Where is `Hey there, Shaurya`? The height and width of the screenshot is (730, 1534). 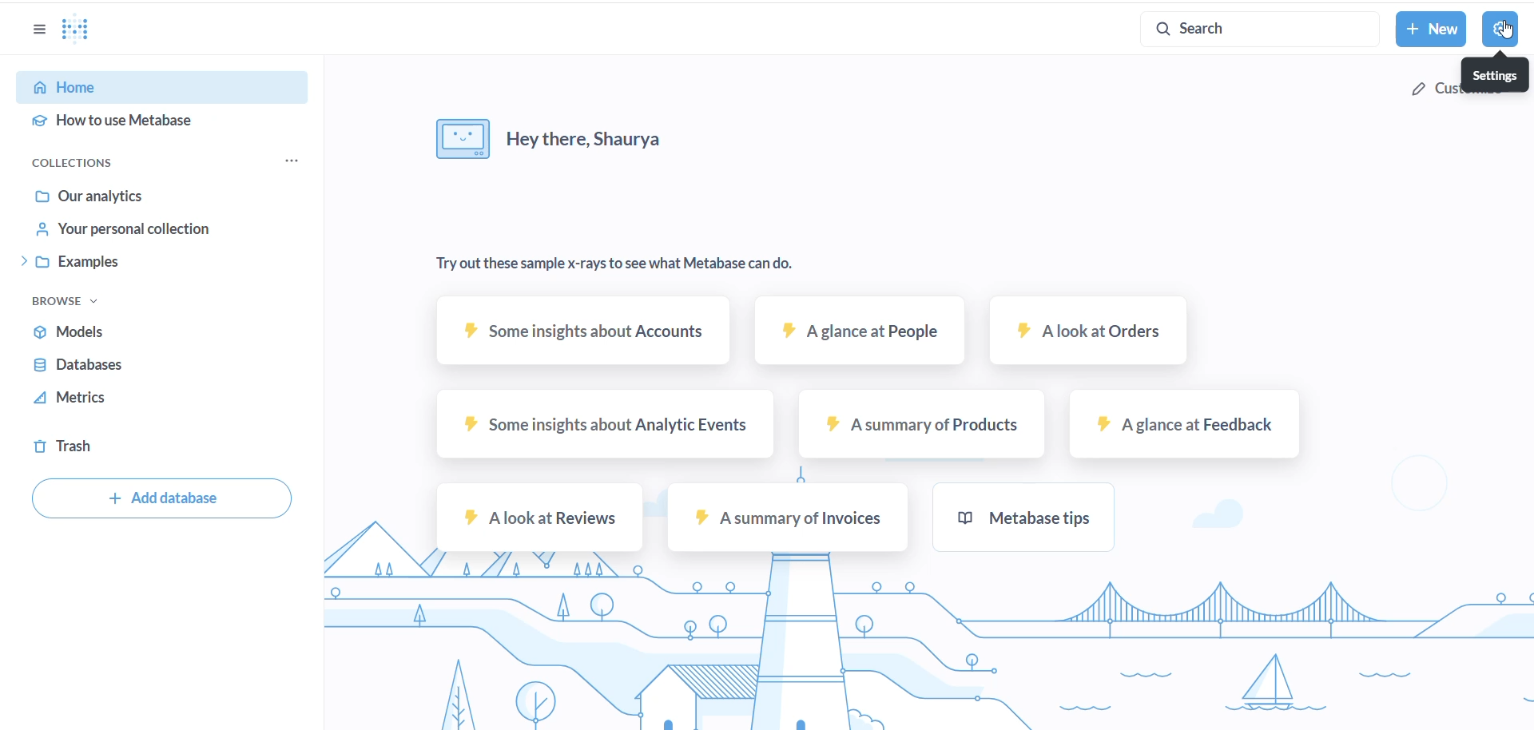
Hey there, Shaurya is located at coordinates (549, 140).